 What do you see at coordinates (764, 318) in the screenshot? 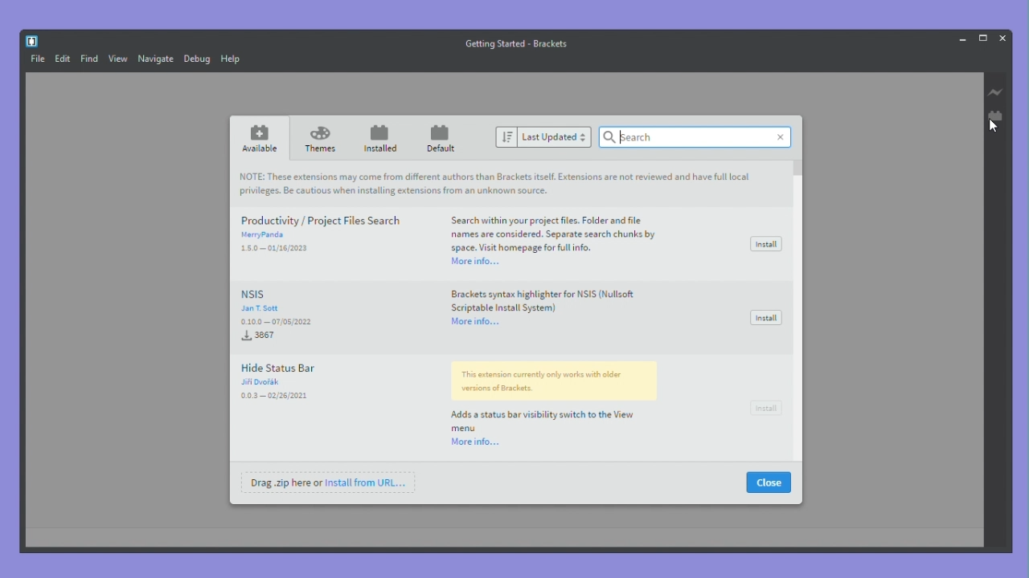
I see `Install` at bounding box center [764, 318].